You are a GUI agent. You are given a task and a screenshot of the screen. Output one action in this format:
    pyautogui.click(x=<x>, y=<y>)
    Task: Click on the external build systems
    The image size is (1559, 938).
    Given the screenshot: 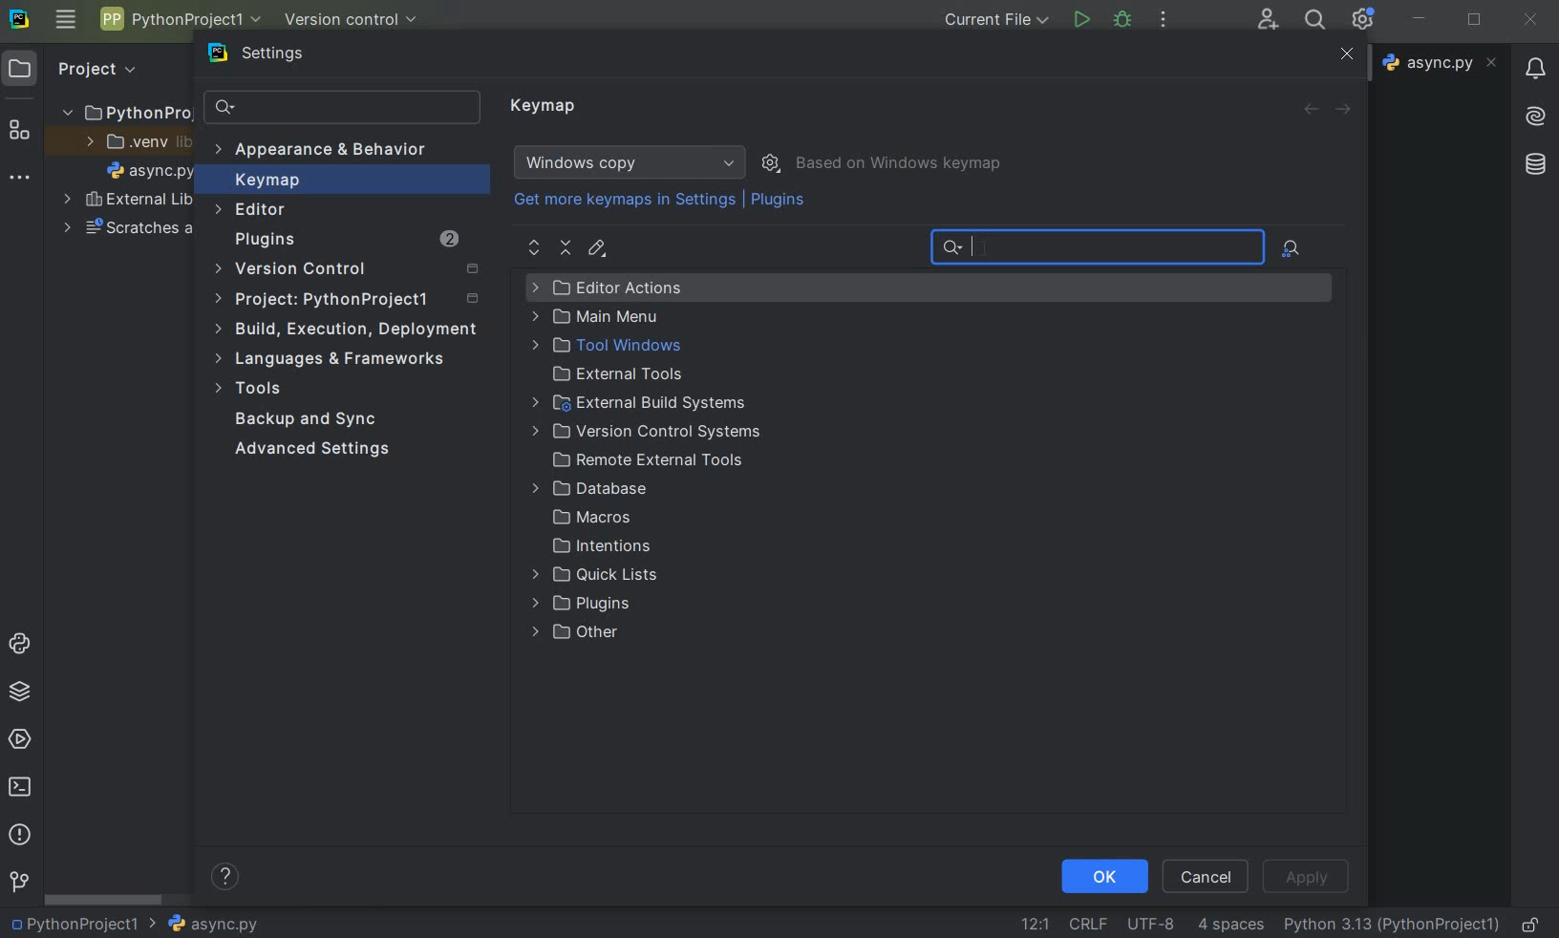 What is the action you would take?
    pyautogui.click(x=638, y=402)
    